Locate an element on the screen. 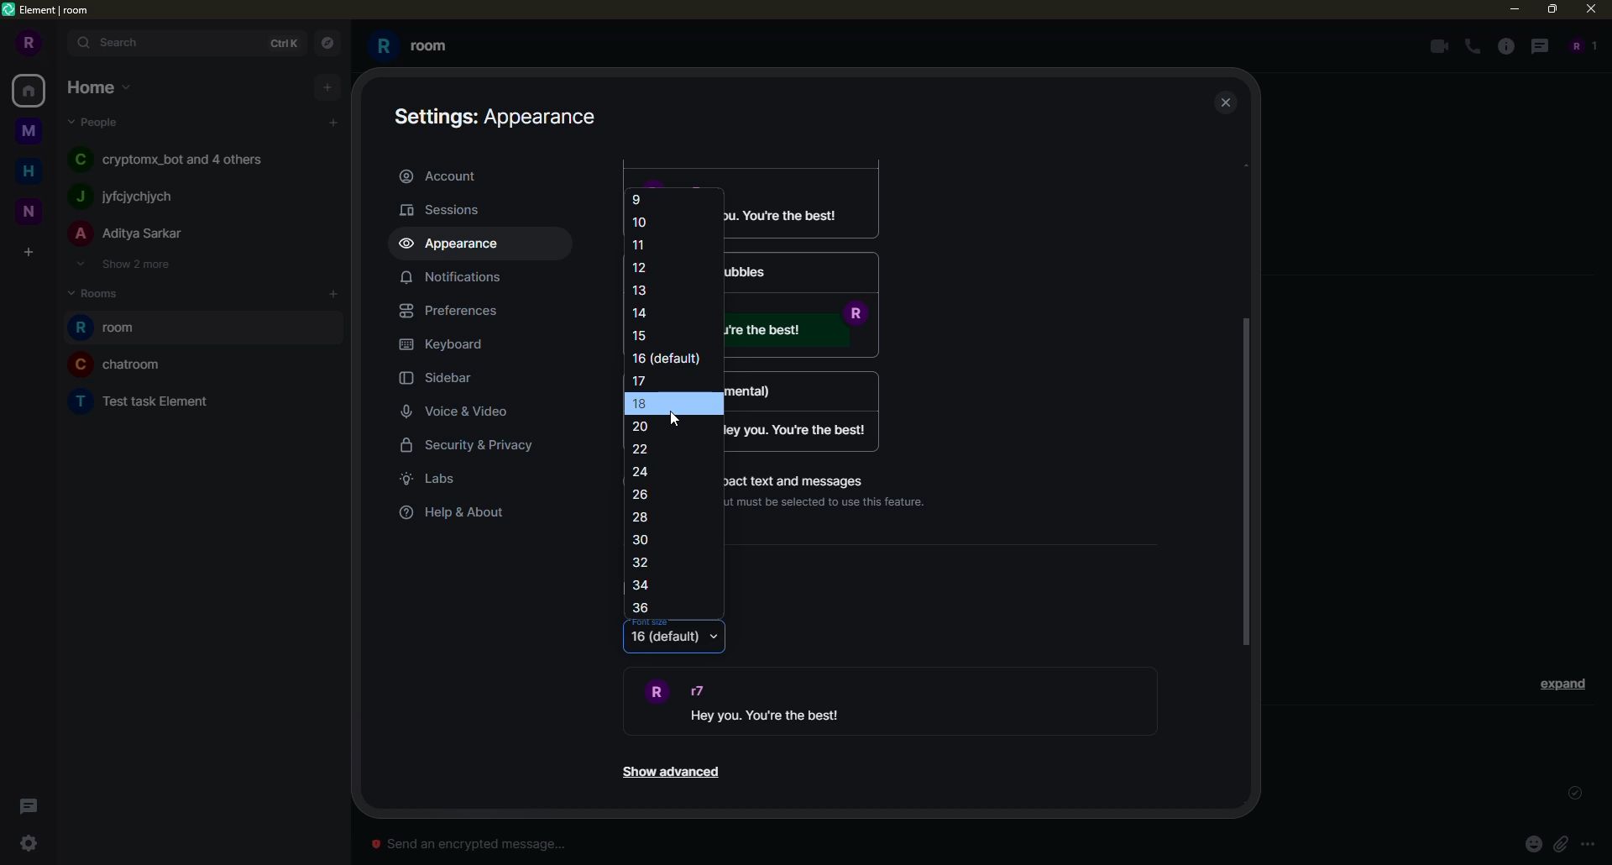 The width and height of the screenshot is (1612, 865). 15 is located at coordinates (646, 334).